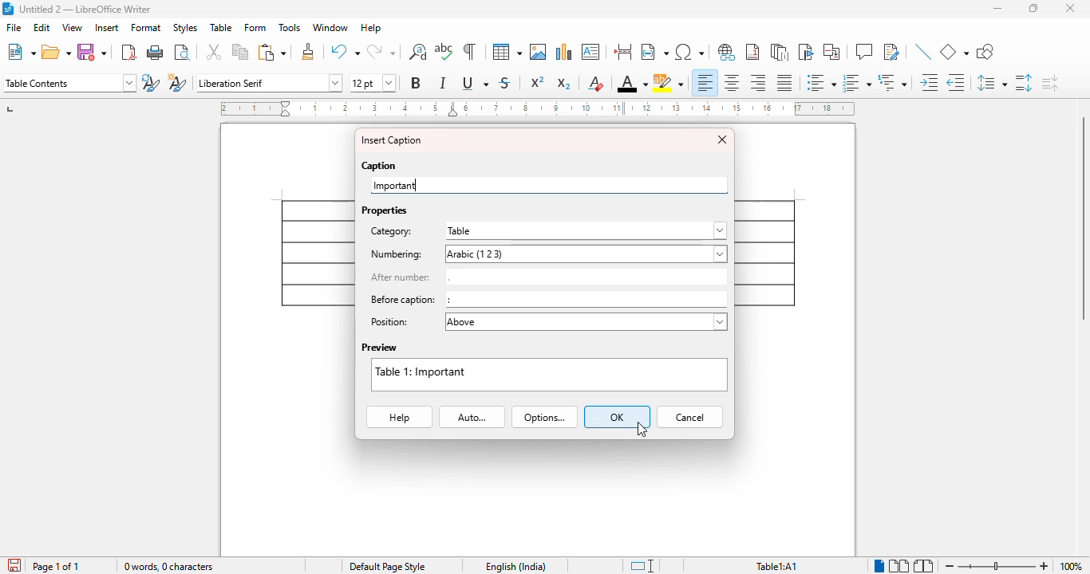 Image resolution: width=1090 pixels, height=574 pixels. Describe the element at coordinates (726, 52) in the screenshot. I see `insert hyperlink` at that location.